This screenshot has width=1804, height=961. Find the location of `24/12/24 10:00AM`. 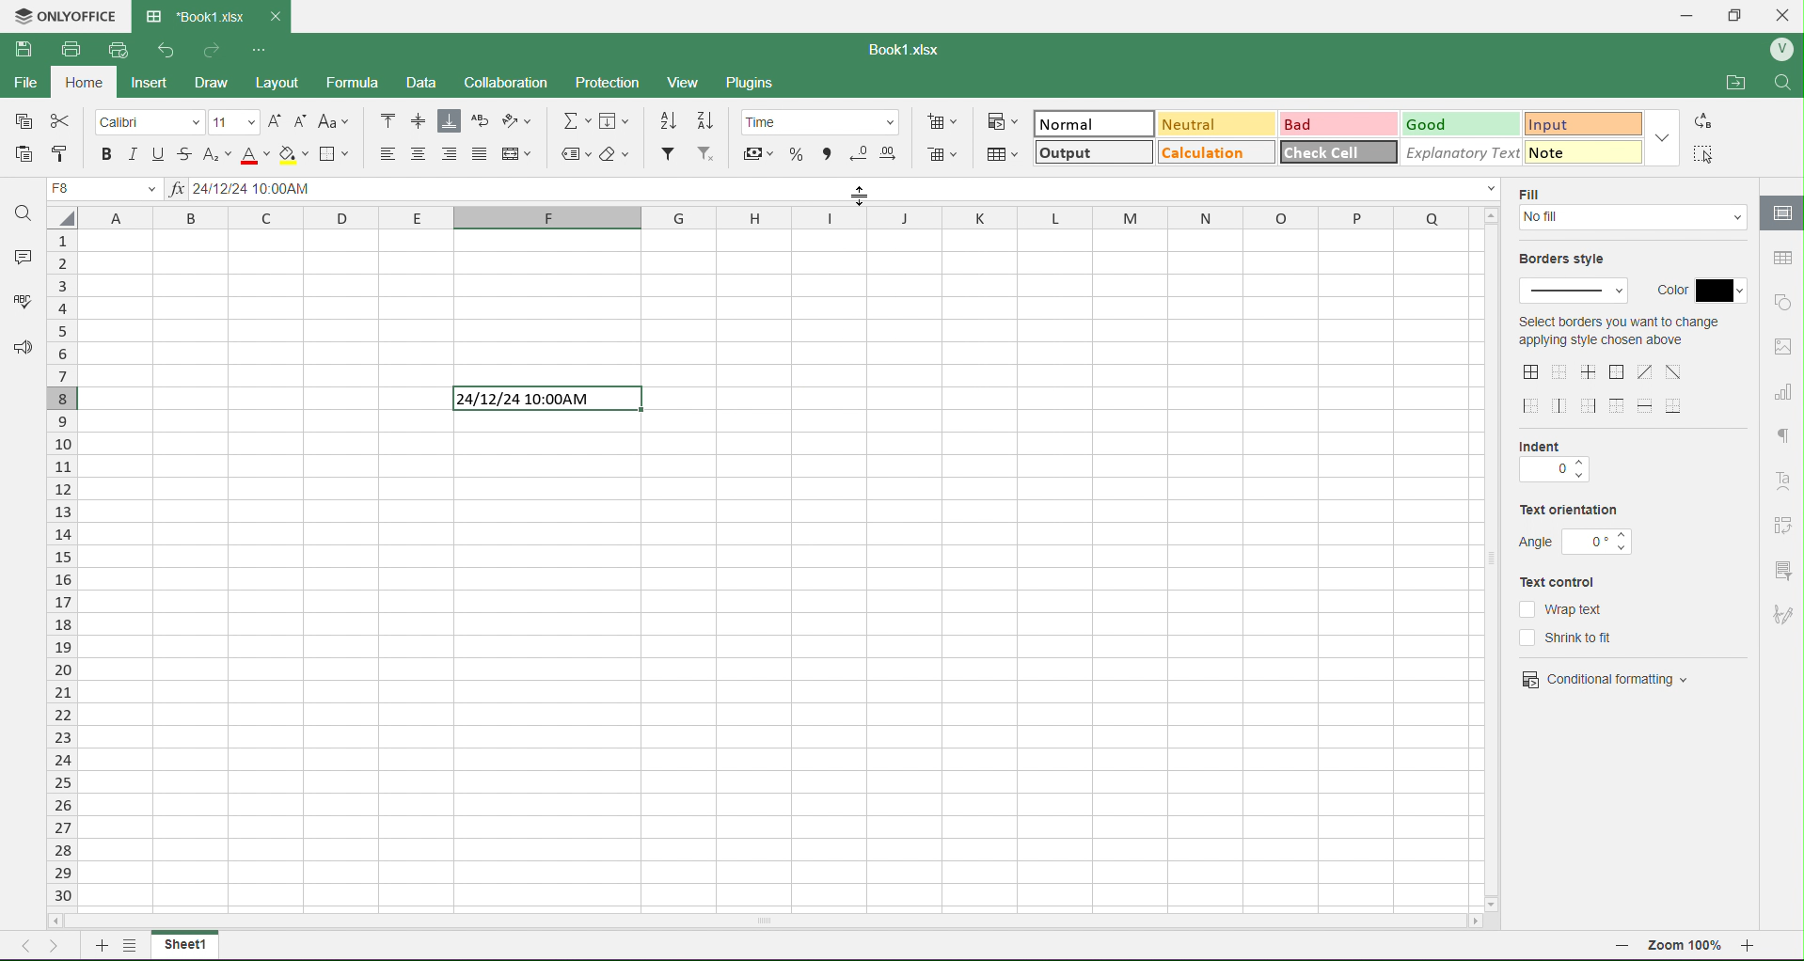

24/12/24 10:00AM is located at coordinates (541, 400).